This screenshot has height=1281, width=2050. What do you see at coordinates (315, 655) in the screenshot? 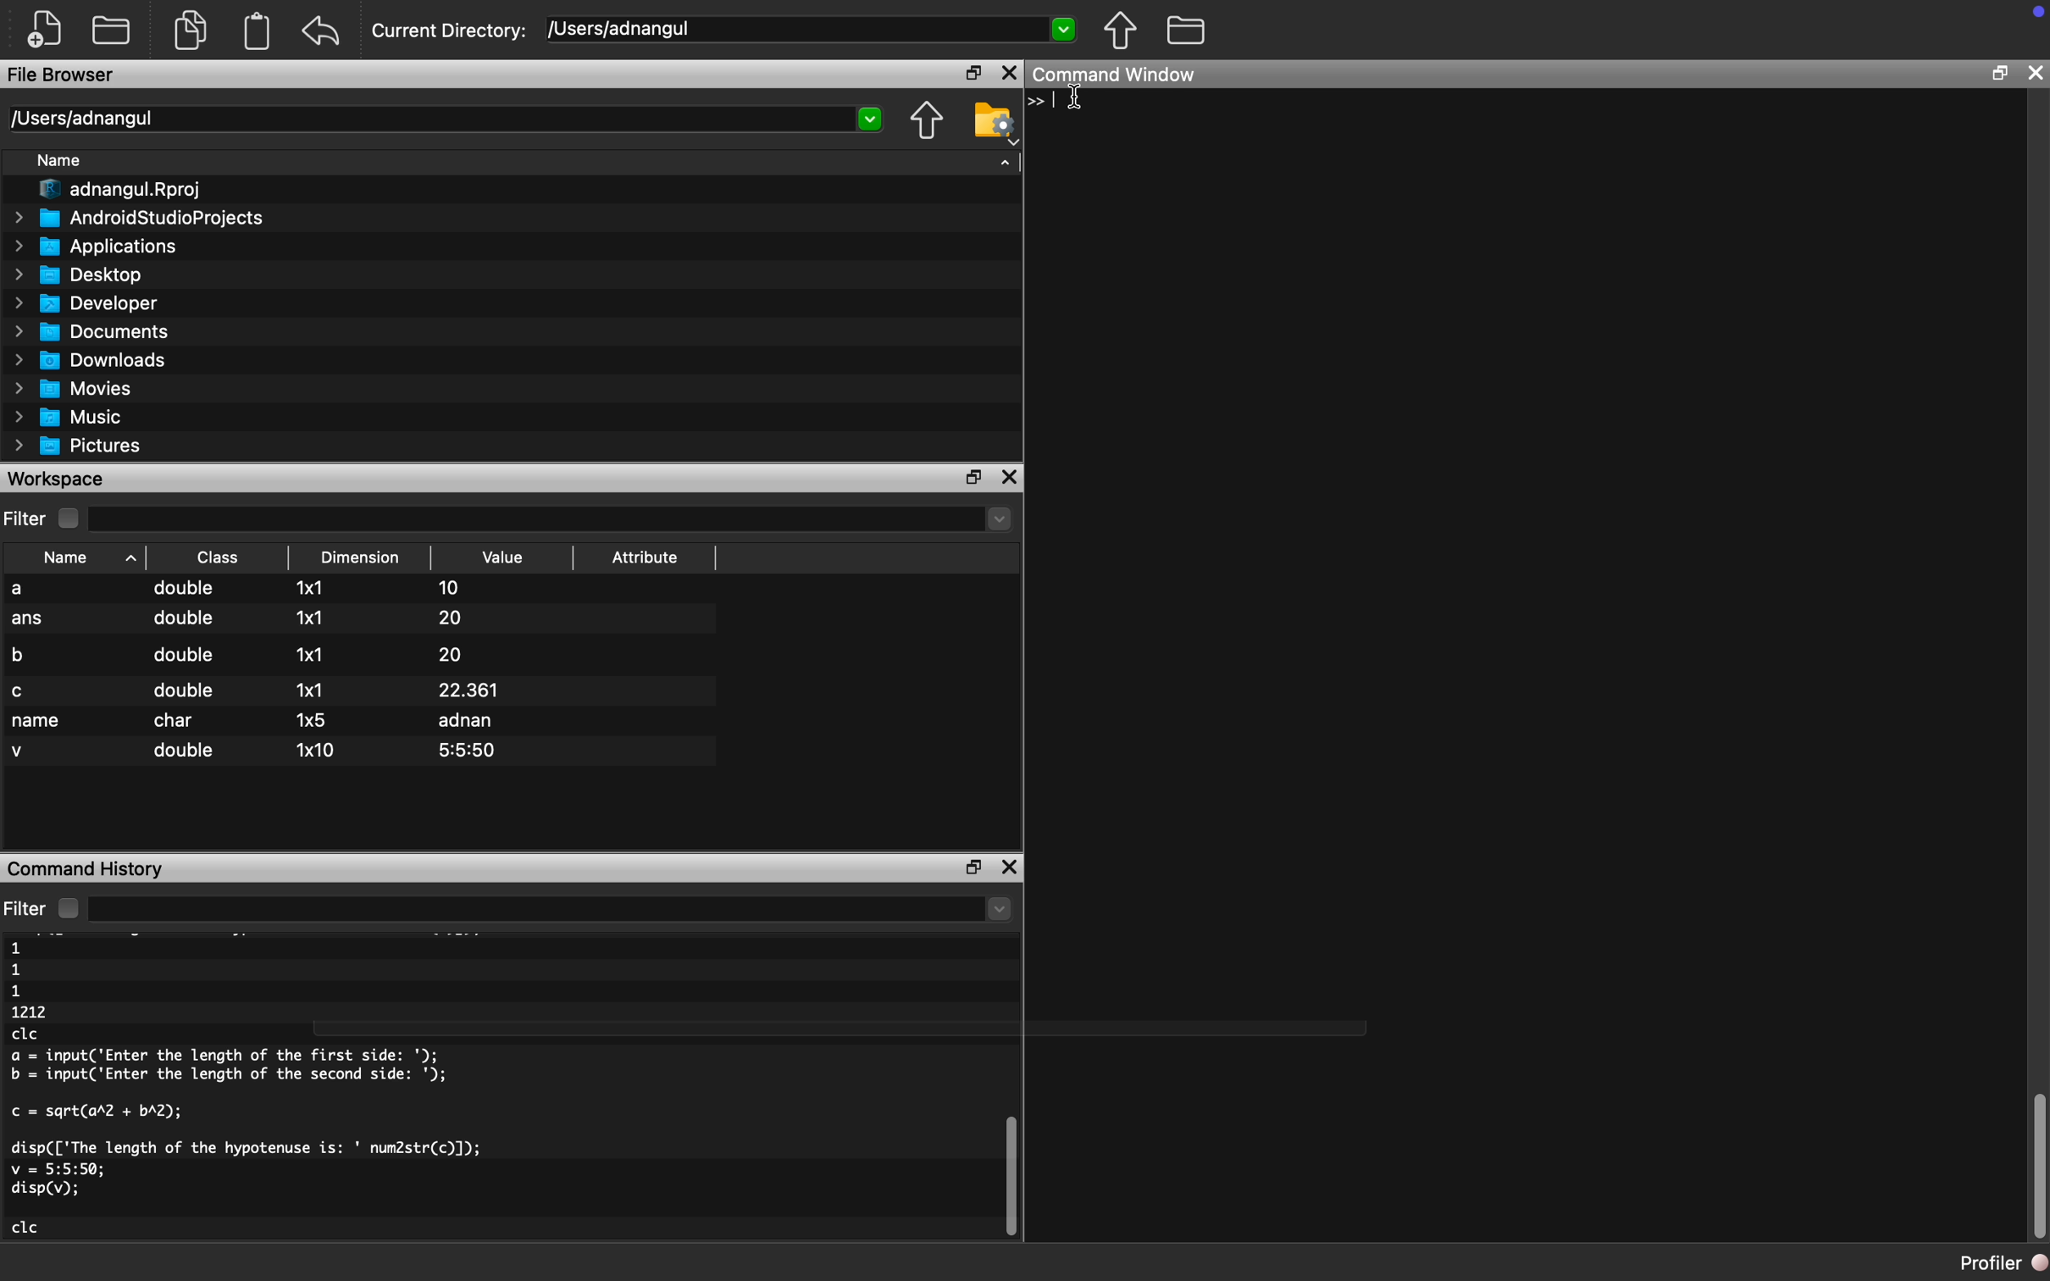
I see `1x1` at bounding box center [315, 655].